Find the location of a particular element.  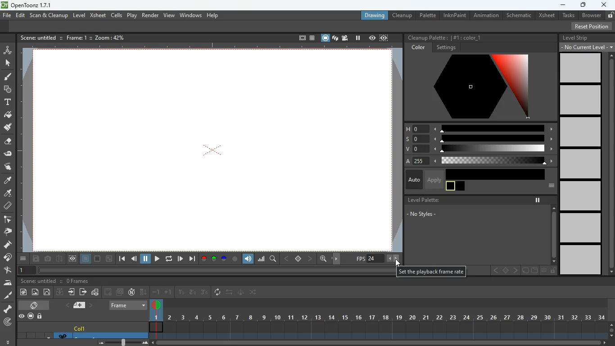

frame is located at coordinates (298, 37).